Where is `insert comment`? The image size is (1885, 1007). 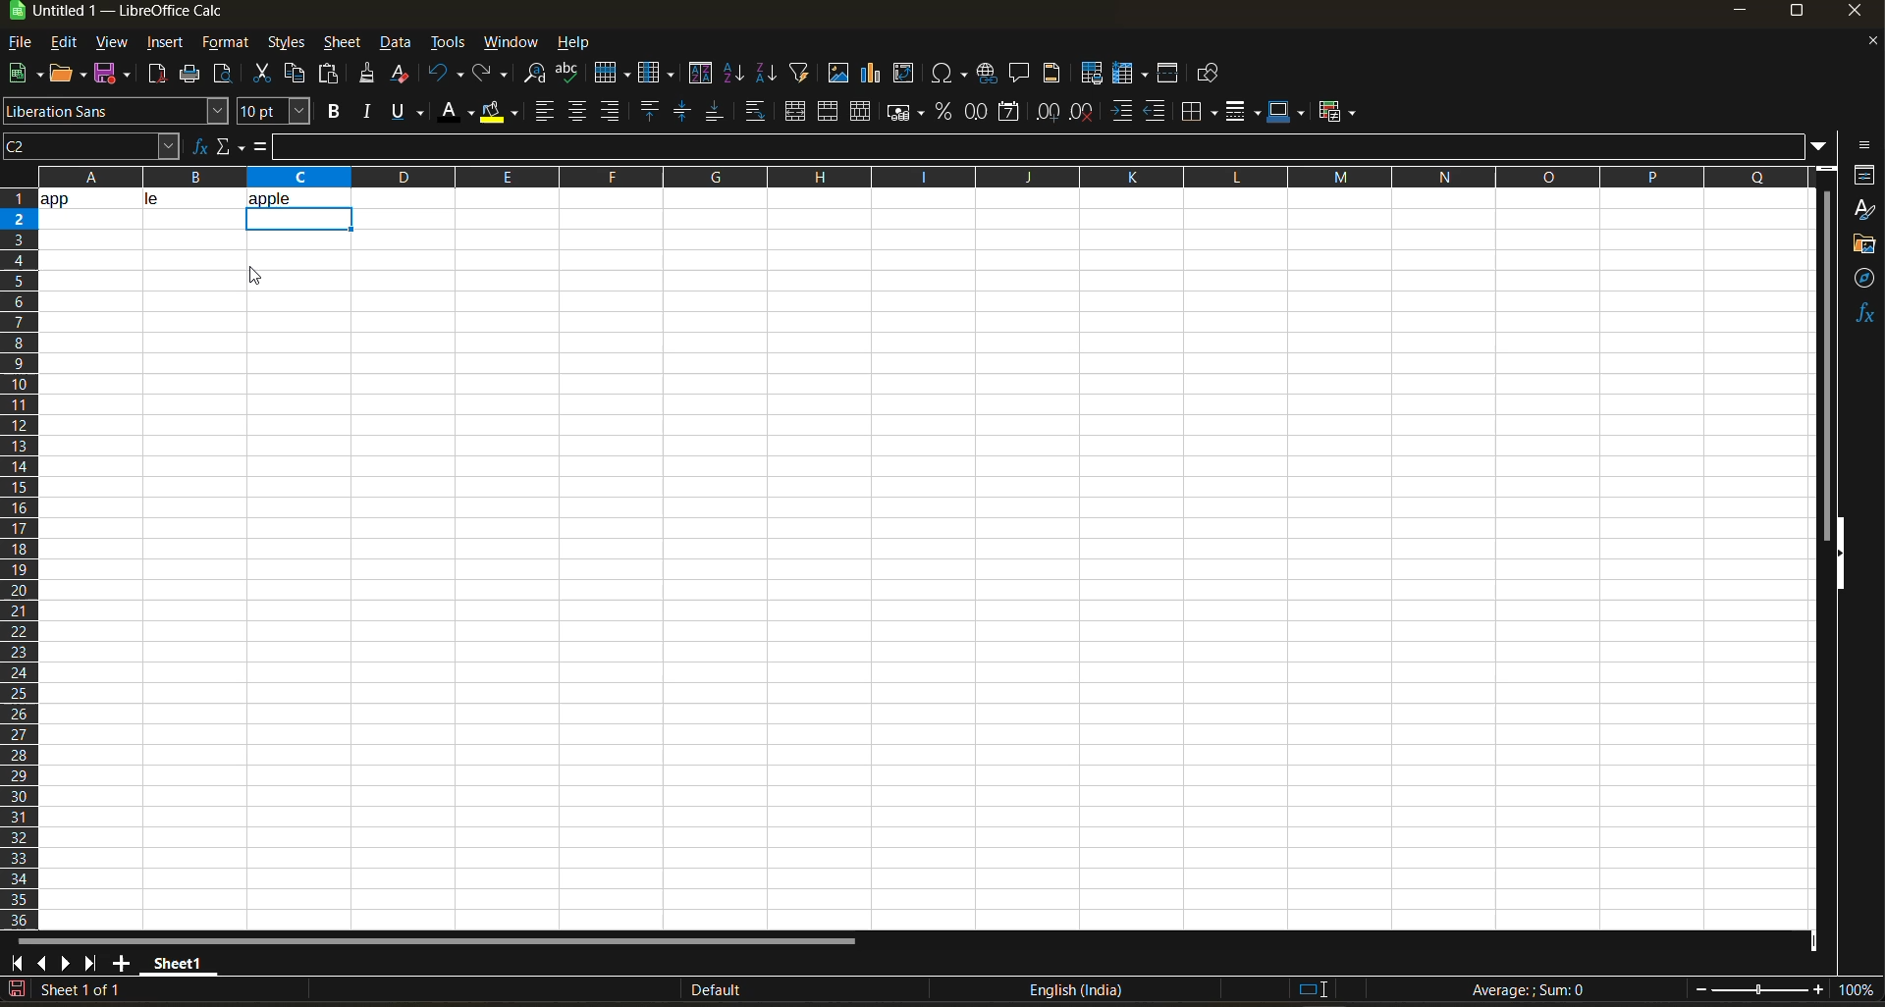 insert comment is located at coordinates (1020, 74).